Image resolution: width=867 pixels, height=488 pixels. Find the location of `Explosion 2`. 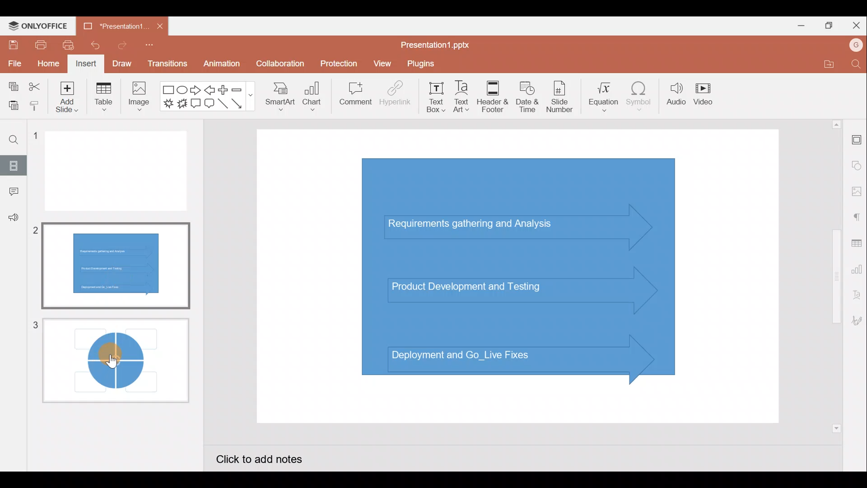

Explosion 2 is located at coordinates (182, 104).